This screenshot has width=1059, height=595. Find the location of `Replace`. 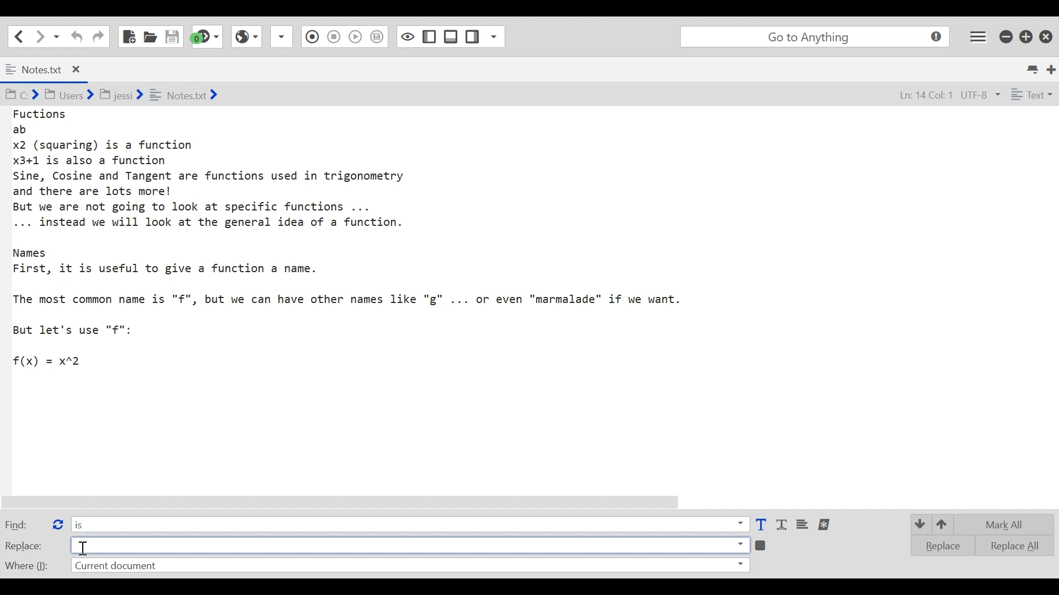

Replace is located at coordinates (939, 545).